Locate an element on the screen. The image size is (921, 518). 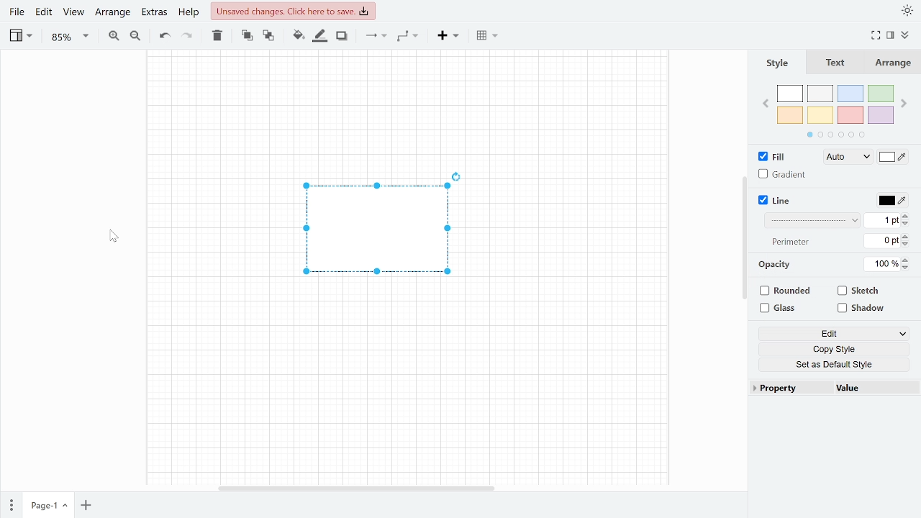
To front is located at coordinates (247, 36).